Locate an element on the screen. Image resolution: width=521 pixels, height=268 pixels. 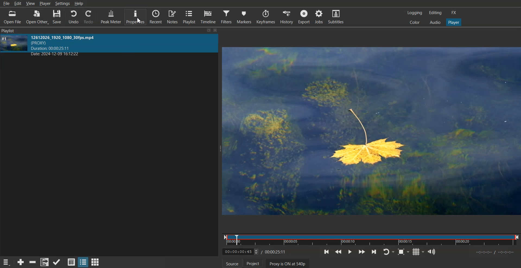
resize is located at coordinates (207, 30).